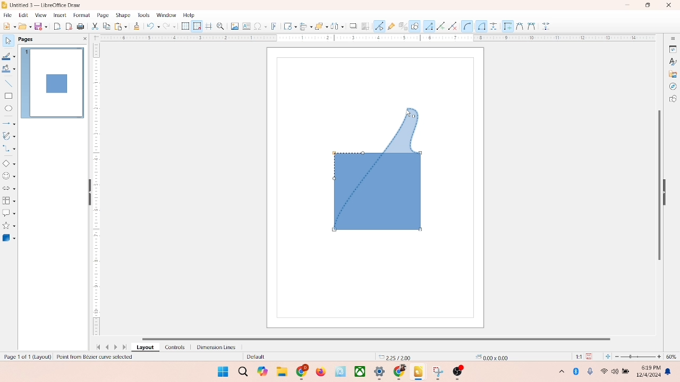 This screenshot has height=382, width=680. I want to click on redo, so click(172, 27).